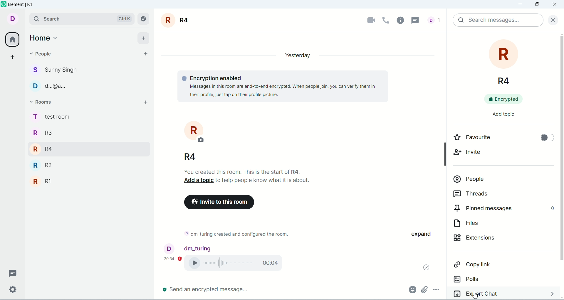 The width and height of the screenshot is (564, 300). I want to click on files, so click(490, 223).